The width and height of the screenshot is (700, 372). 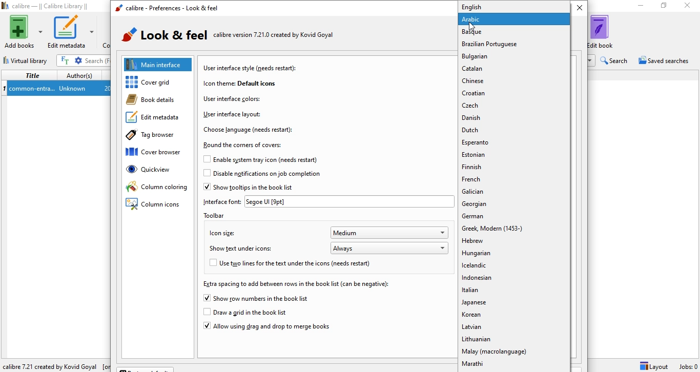 I want to click on toolbar, so click(x=219, y=215).